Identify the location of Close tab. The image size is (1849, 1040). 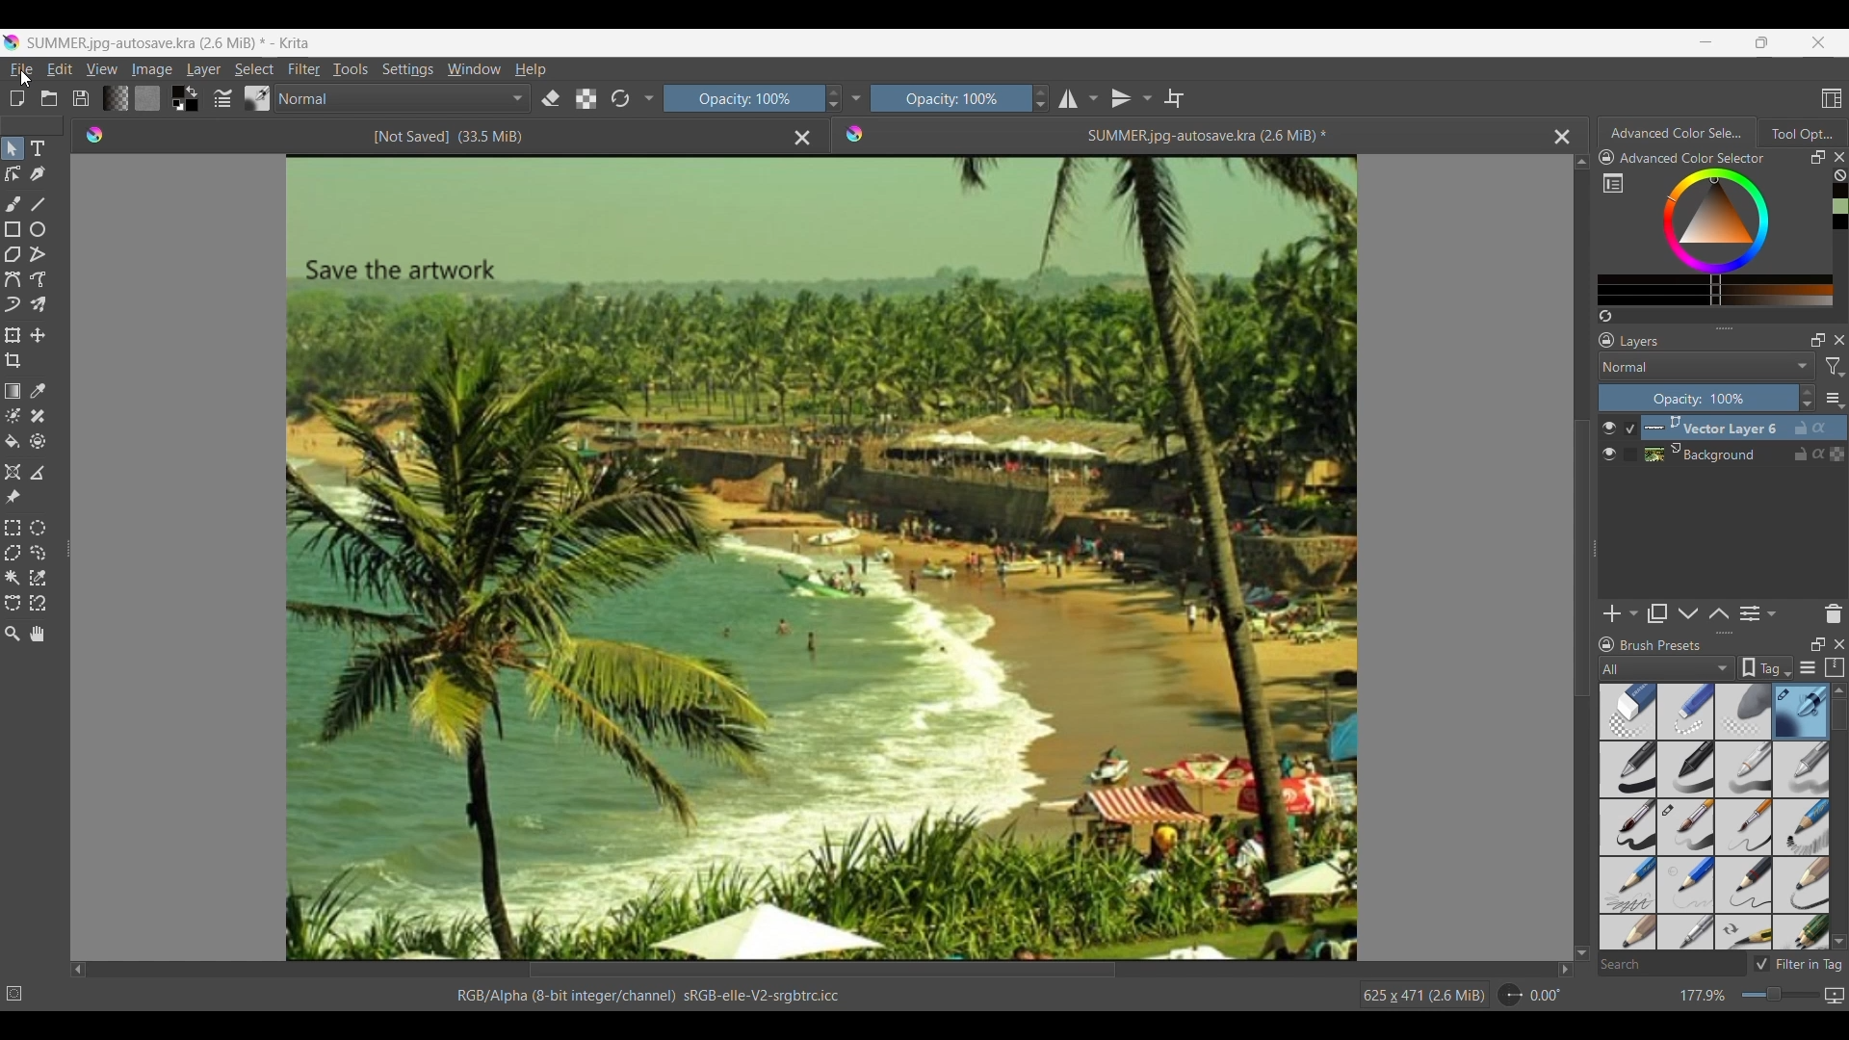
(1839, 157).